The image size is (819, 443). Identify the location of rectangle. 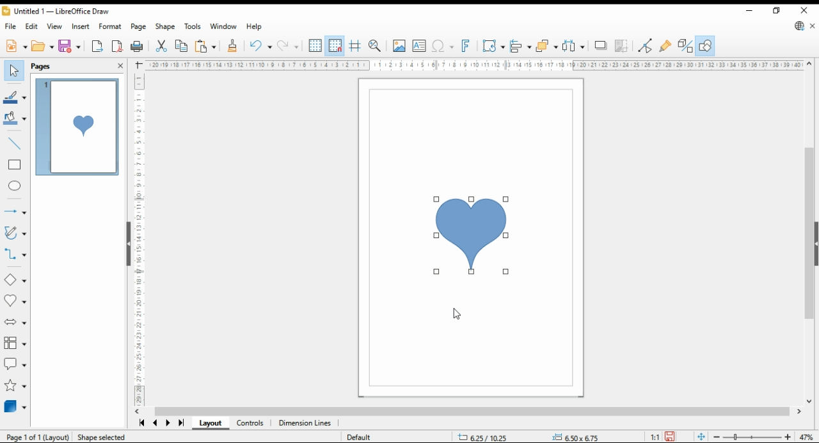
(15, 165).